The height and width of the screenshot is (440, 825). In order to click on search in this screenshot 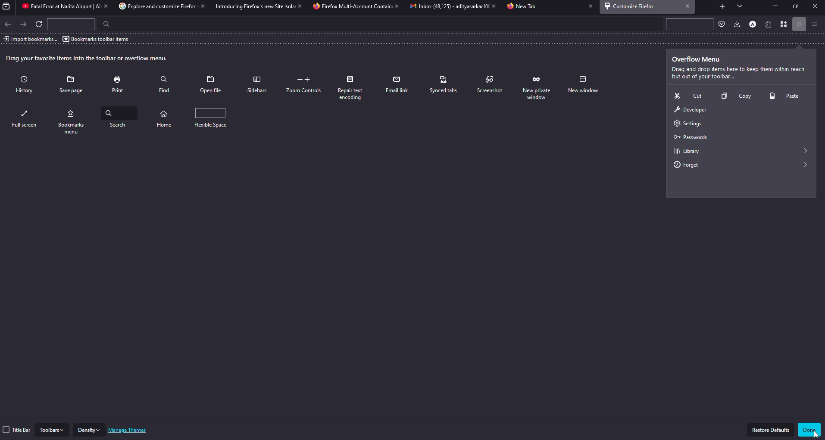, I will do `click(168, 117)`.